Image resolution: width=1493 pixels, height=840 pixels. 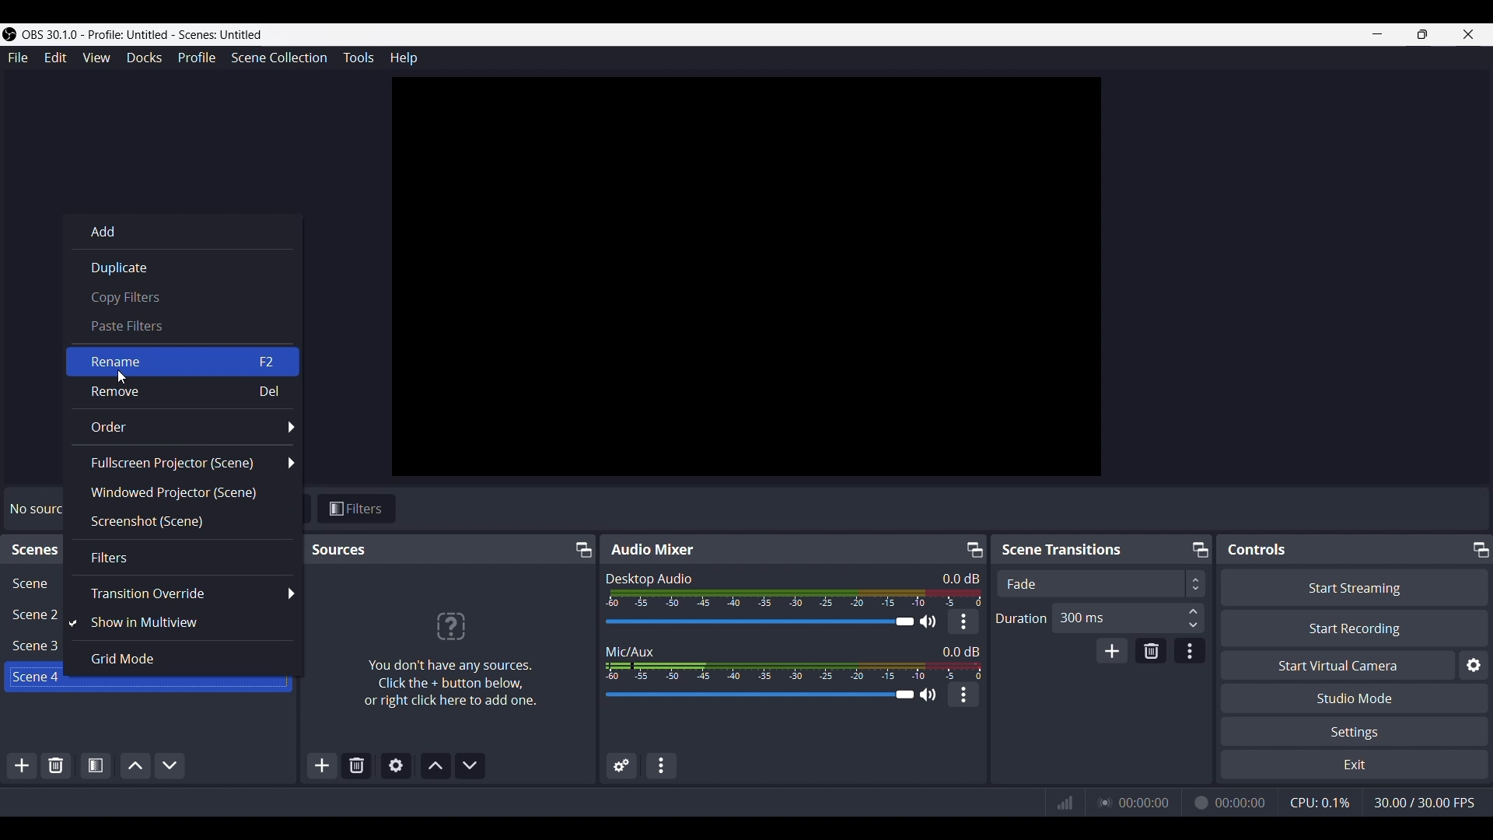 What do you see at coordinates (402, 59) in the screenshot?
I see `Help` at bounding box center [402, 59].